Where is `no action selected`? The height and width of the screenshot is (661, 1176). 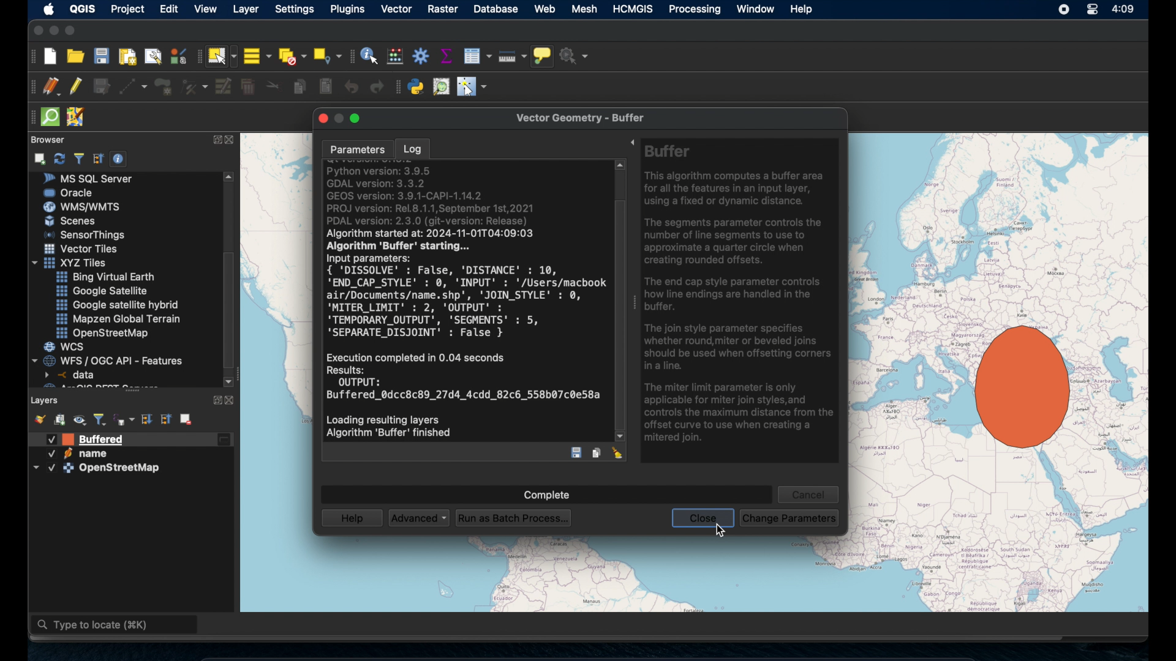
no action selected is located at coordinates (576, 56).